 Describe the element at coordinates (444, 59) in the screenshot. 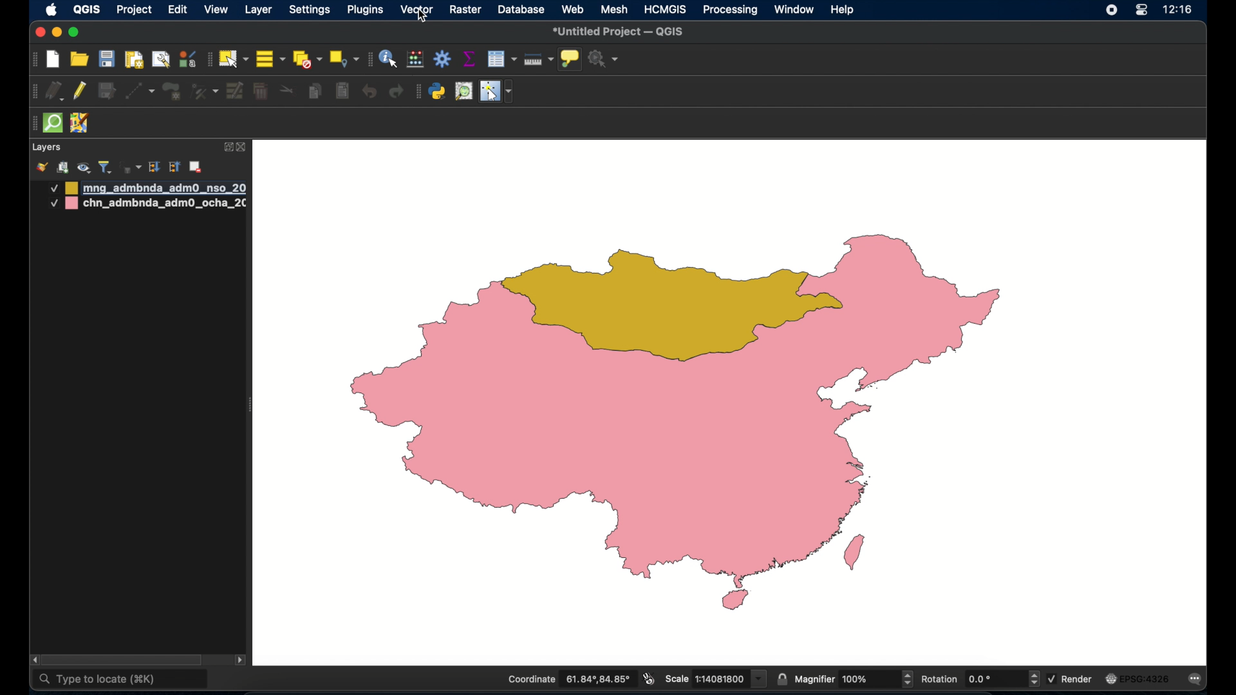

I see `toolbox` at that location.